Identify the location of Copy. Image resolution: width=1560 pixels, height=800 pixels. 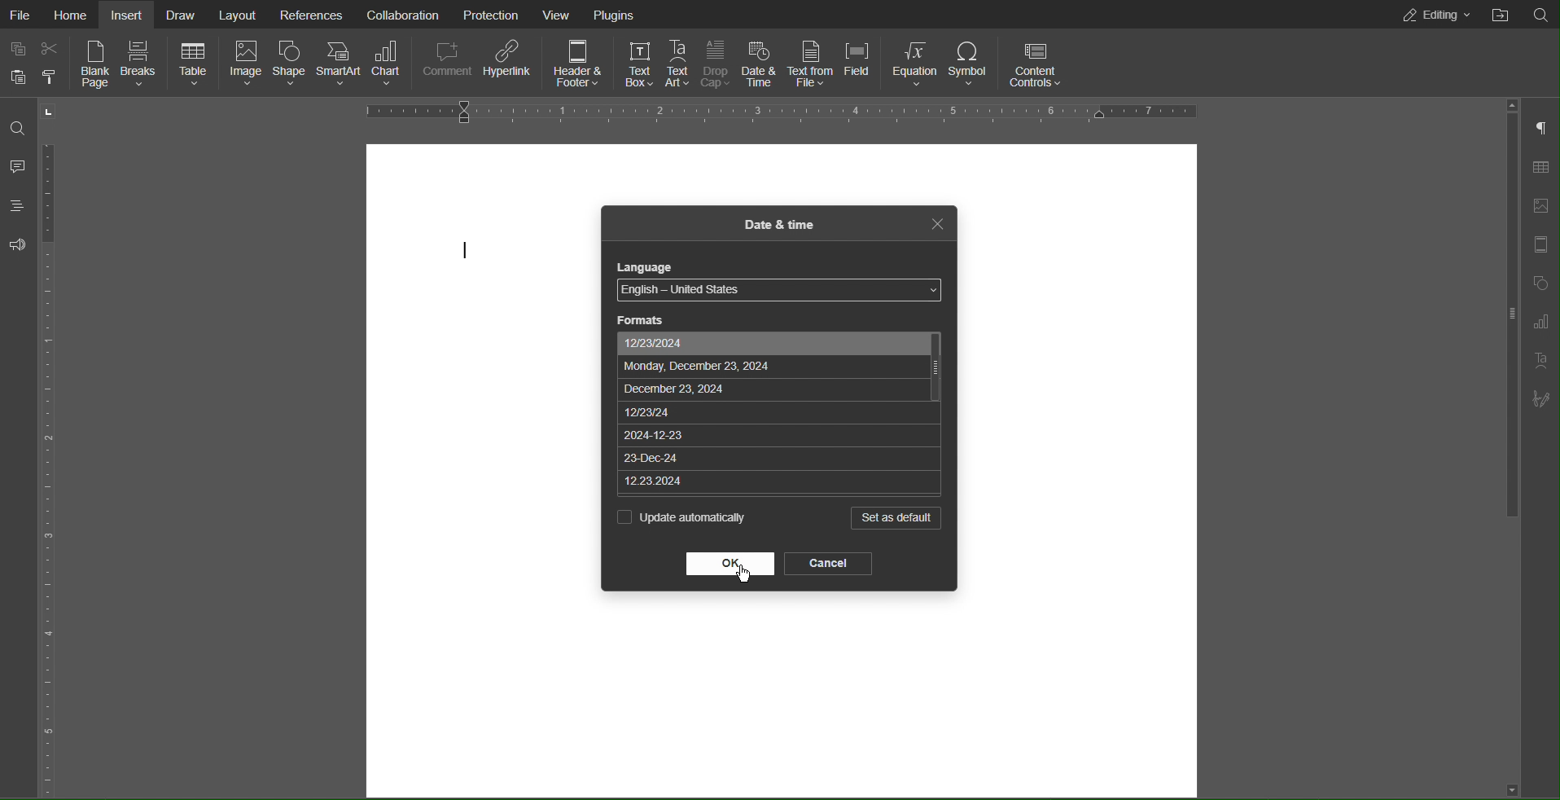
(19, 51).